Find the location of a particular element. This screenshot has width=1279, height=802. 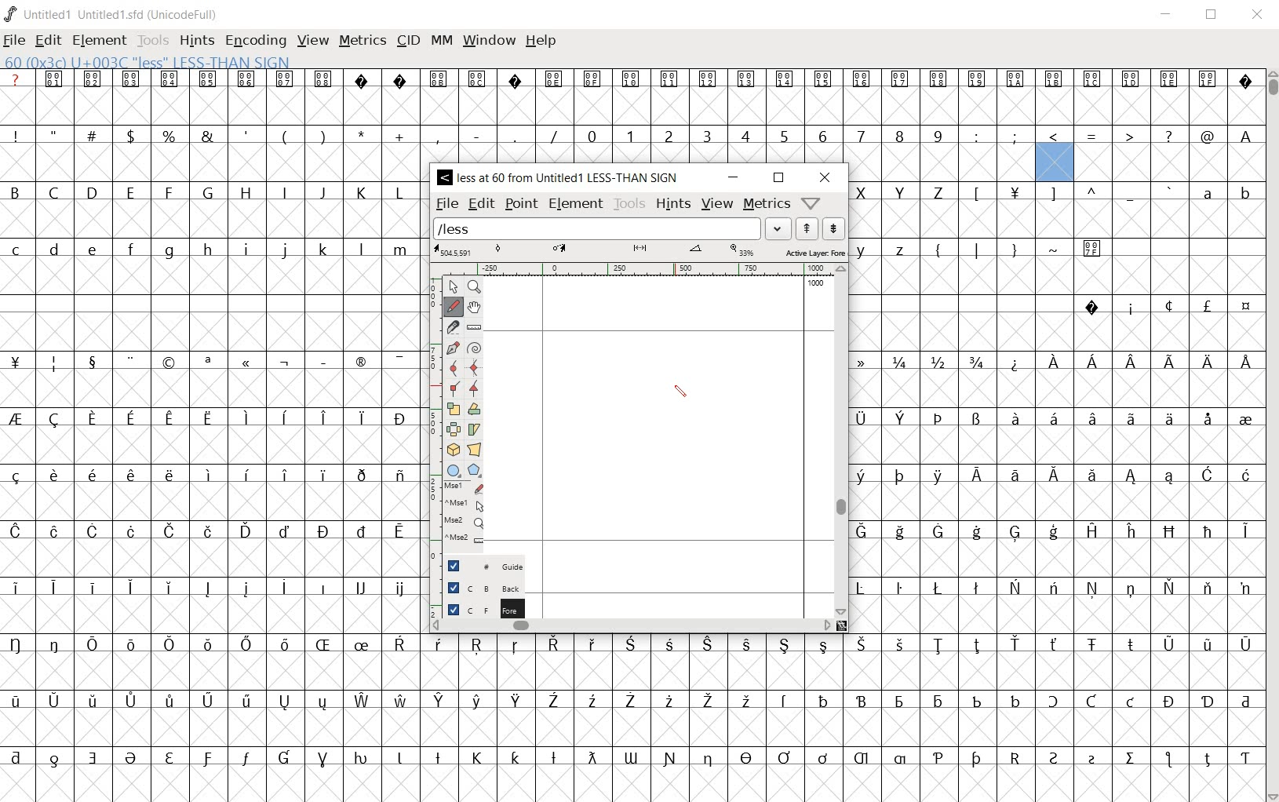

window is located at coordinates (489, 42).